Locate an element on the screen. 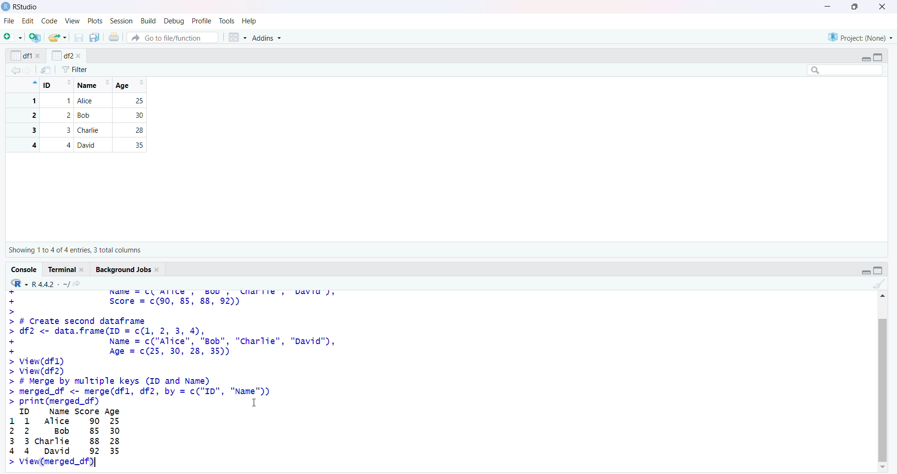 The height and width of the screenshot is (474, 897). 4 4 David 35 is located at coordinates (80, 145).